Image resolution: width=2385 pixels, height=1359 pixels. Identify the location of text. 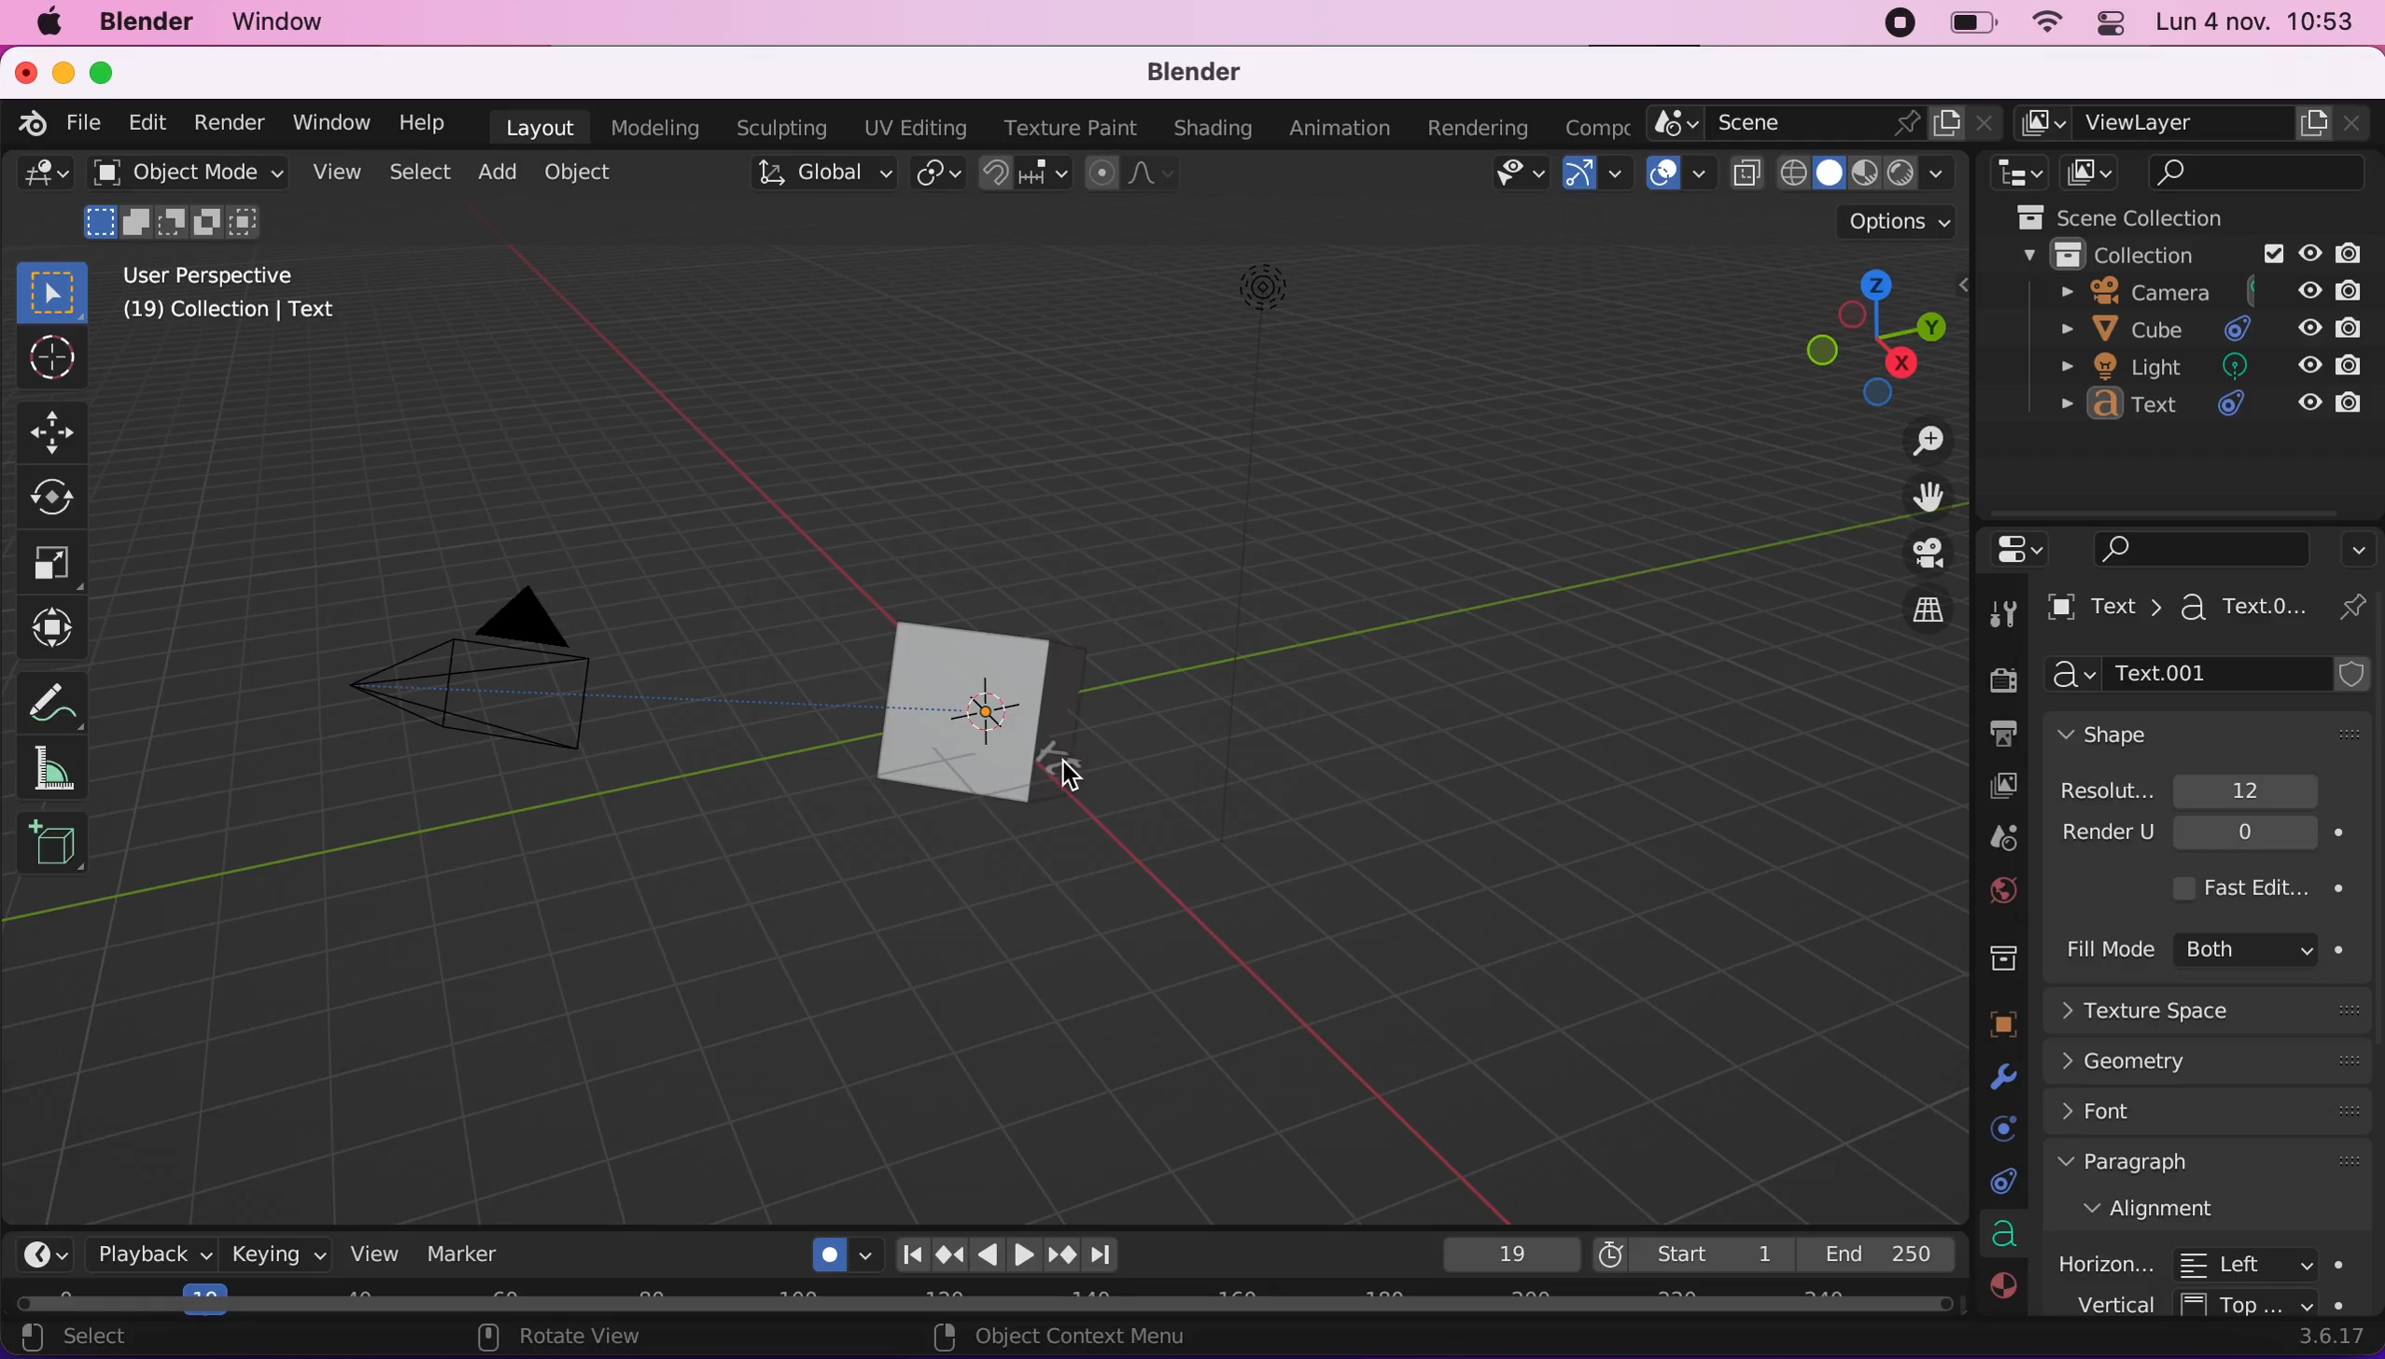
(2217, 675).